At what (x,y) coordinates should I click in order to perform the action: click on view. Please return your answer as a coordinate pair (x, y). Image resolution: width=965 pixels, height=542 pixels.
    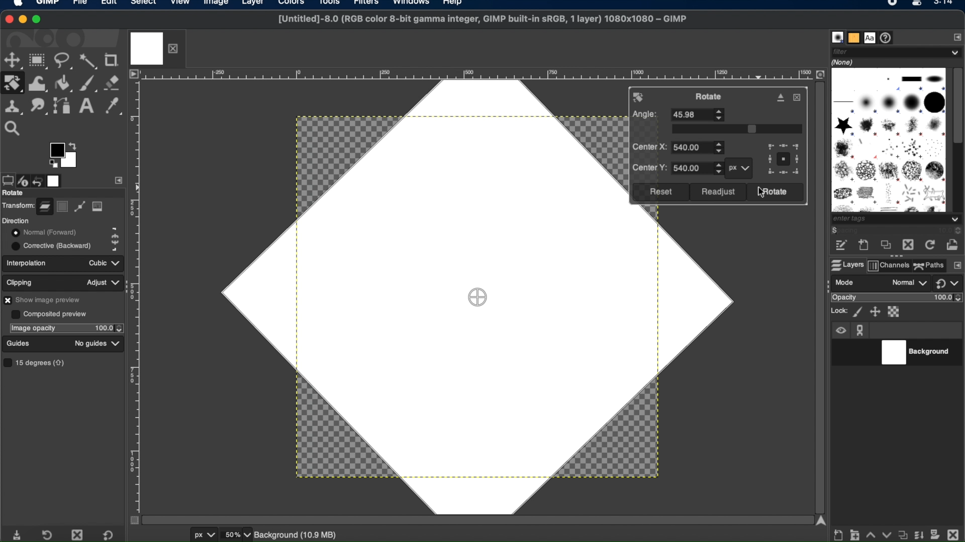
    Looking at the image, I should click on (180, 4).